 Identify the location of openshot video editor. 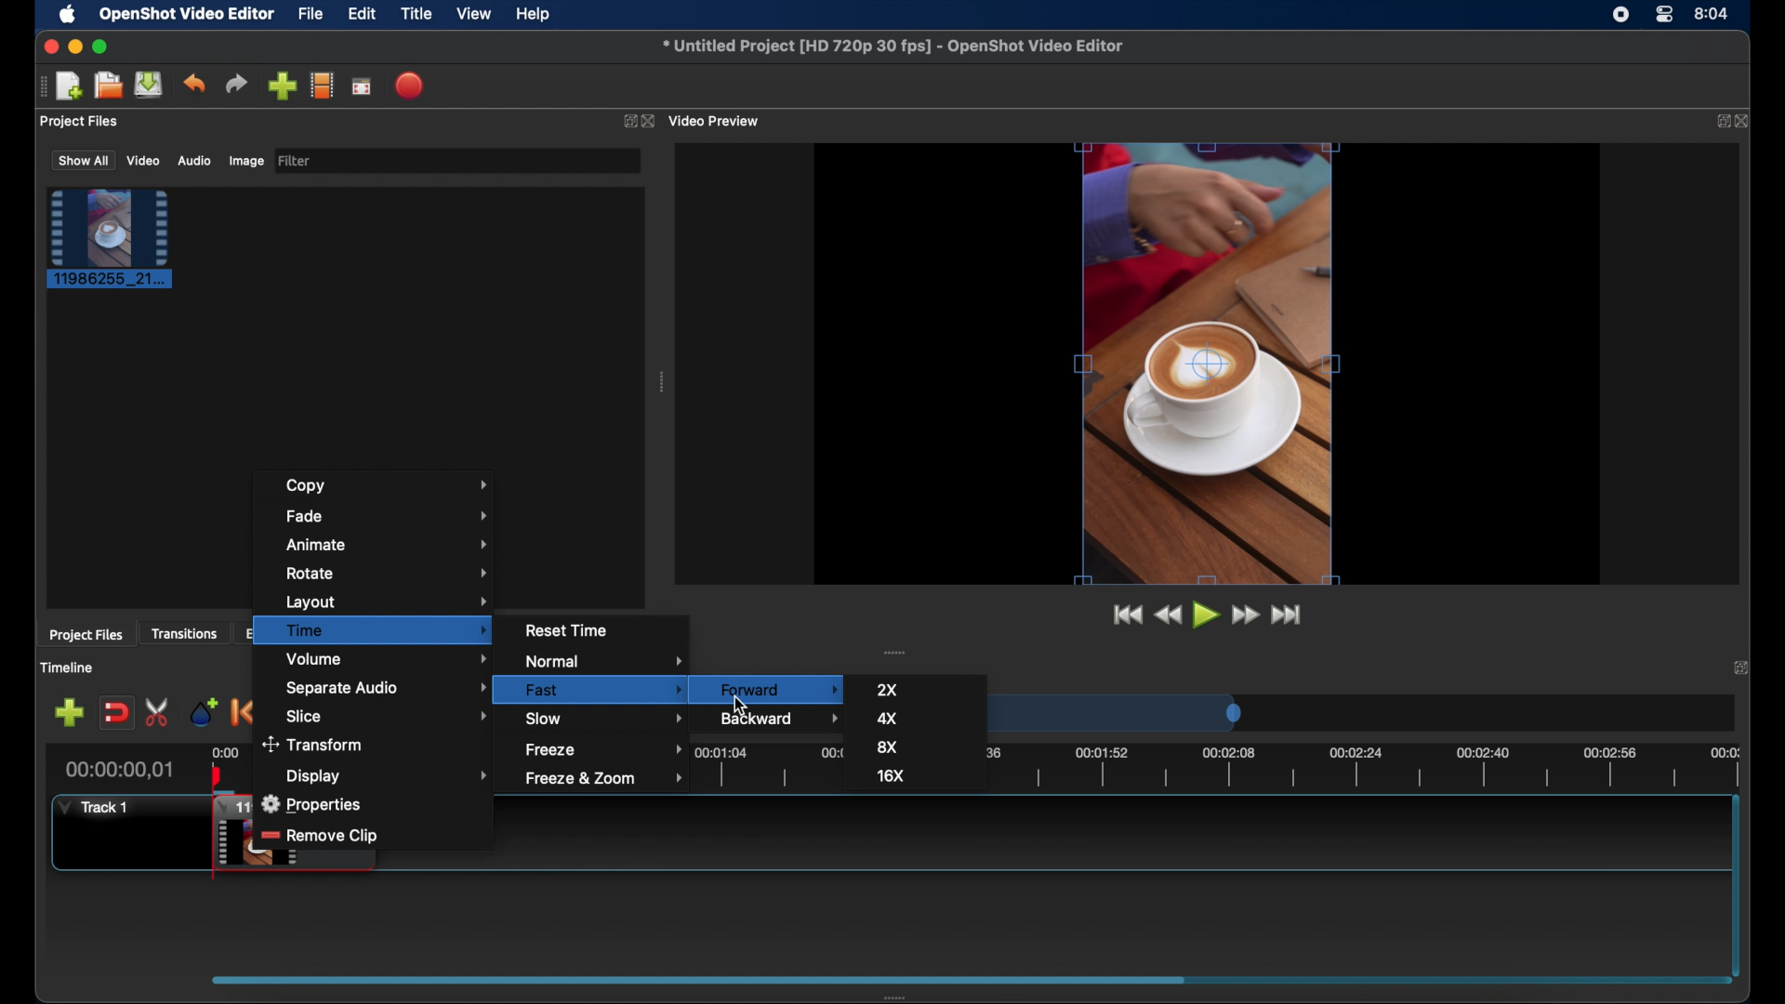
(188, 15).